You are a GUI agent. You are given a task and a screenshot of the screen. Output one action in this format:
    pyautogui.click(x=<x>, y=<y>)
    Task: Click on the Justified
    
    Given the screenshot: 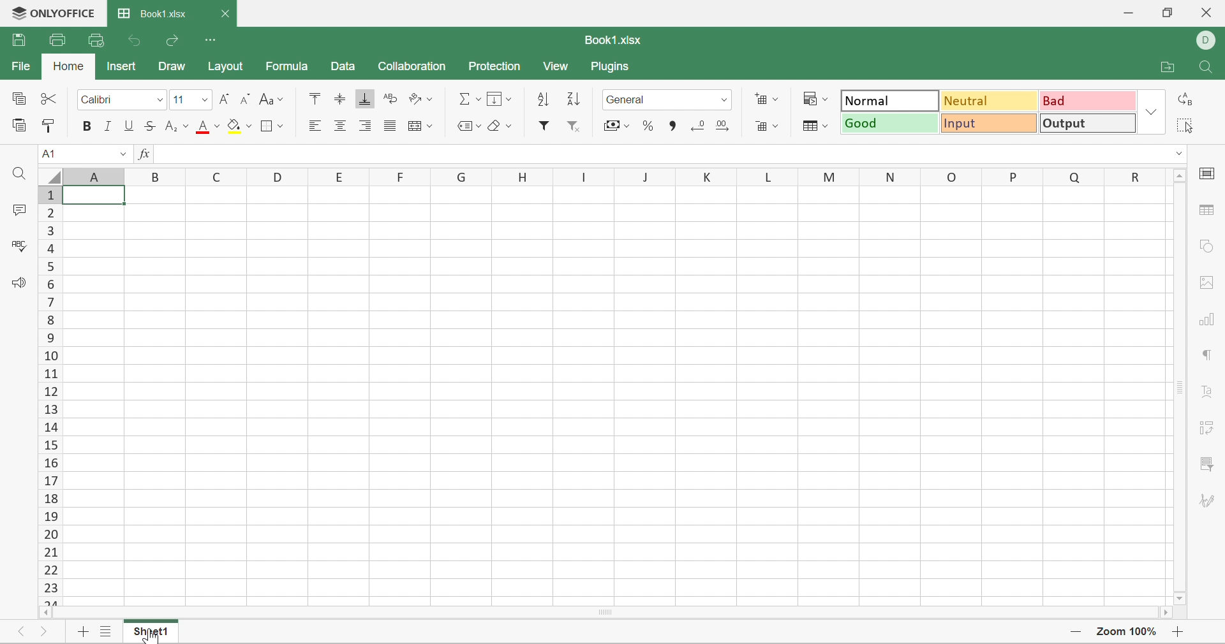 What is the action you would take?
    pyautogui.click(x=387, y=126)
    